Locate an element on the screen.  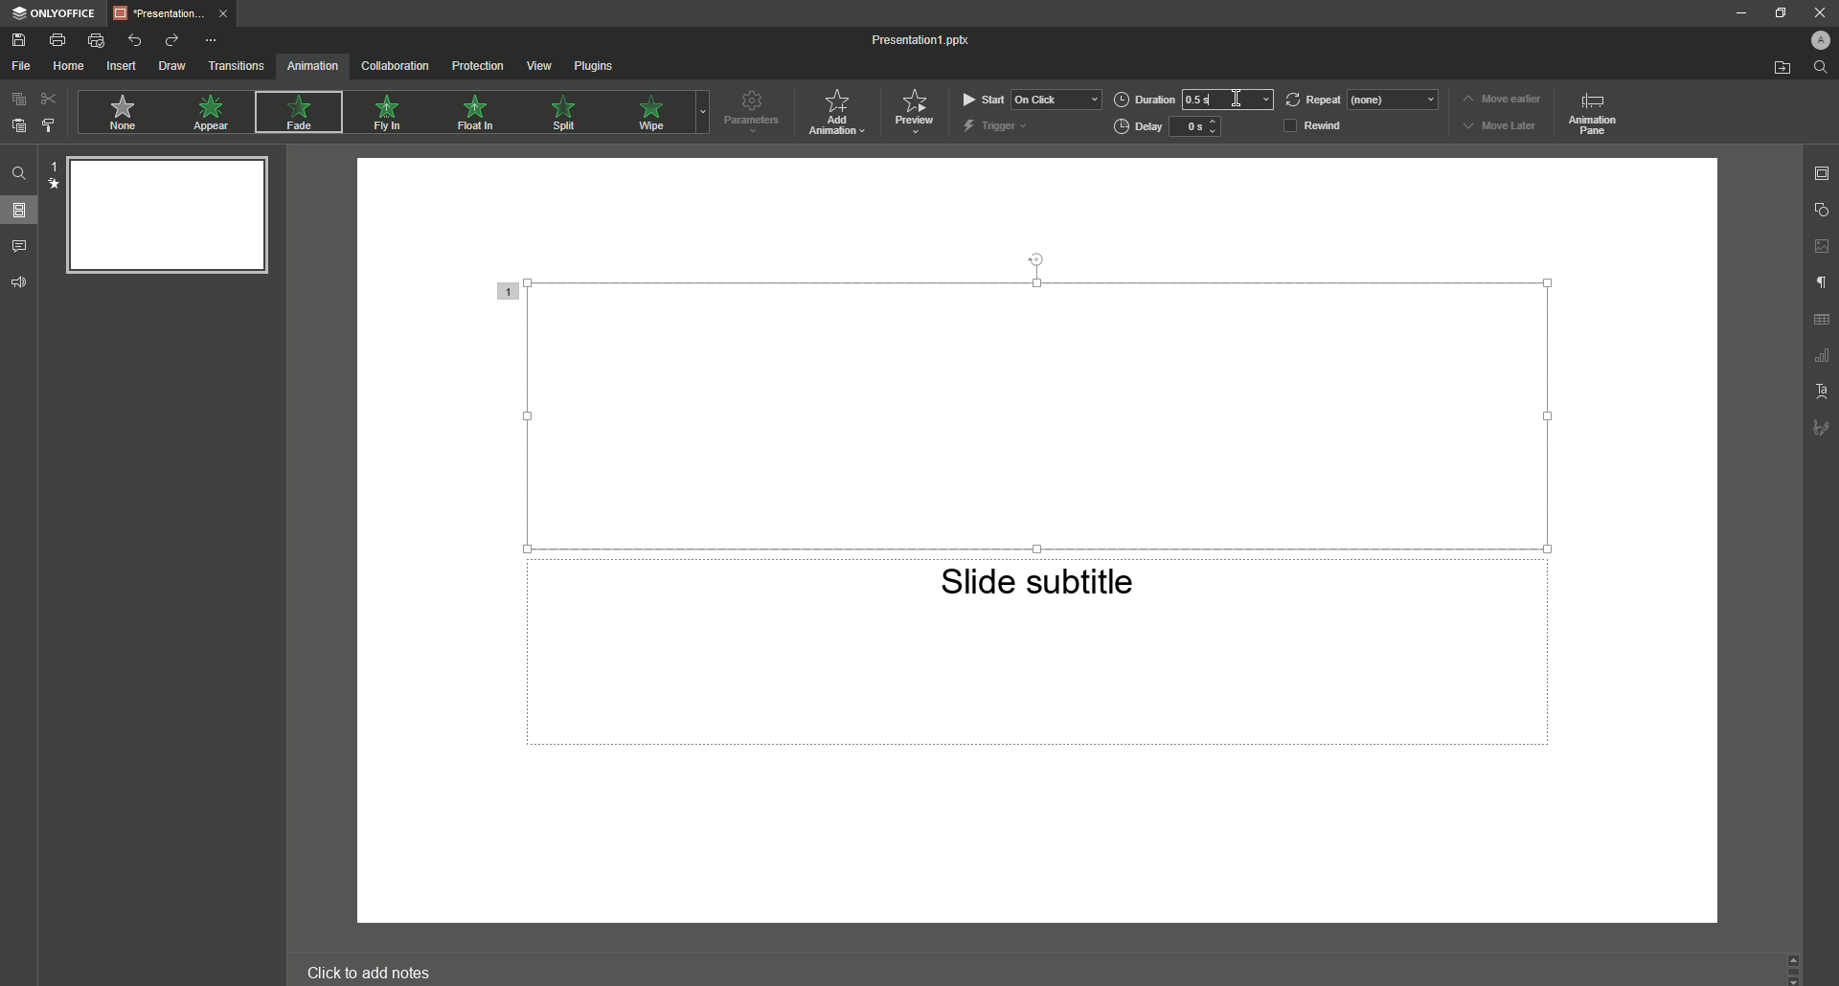
Animation is located at coordinates (313, 67).